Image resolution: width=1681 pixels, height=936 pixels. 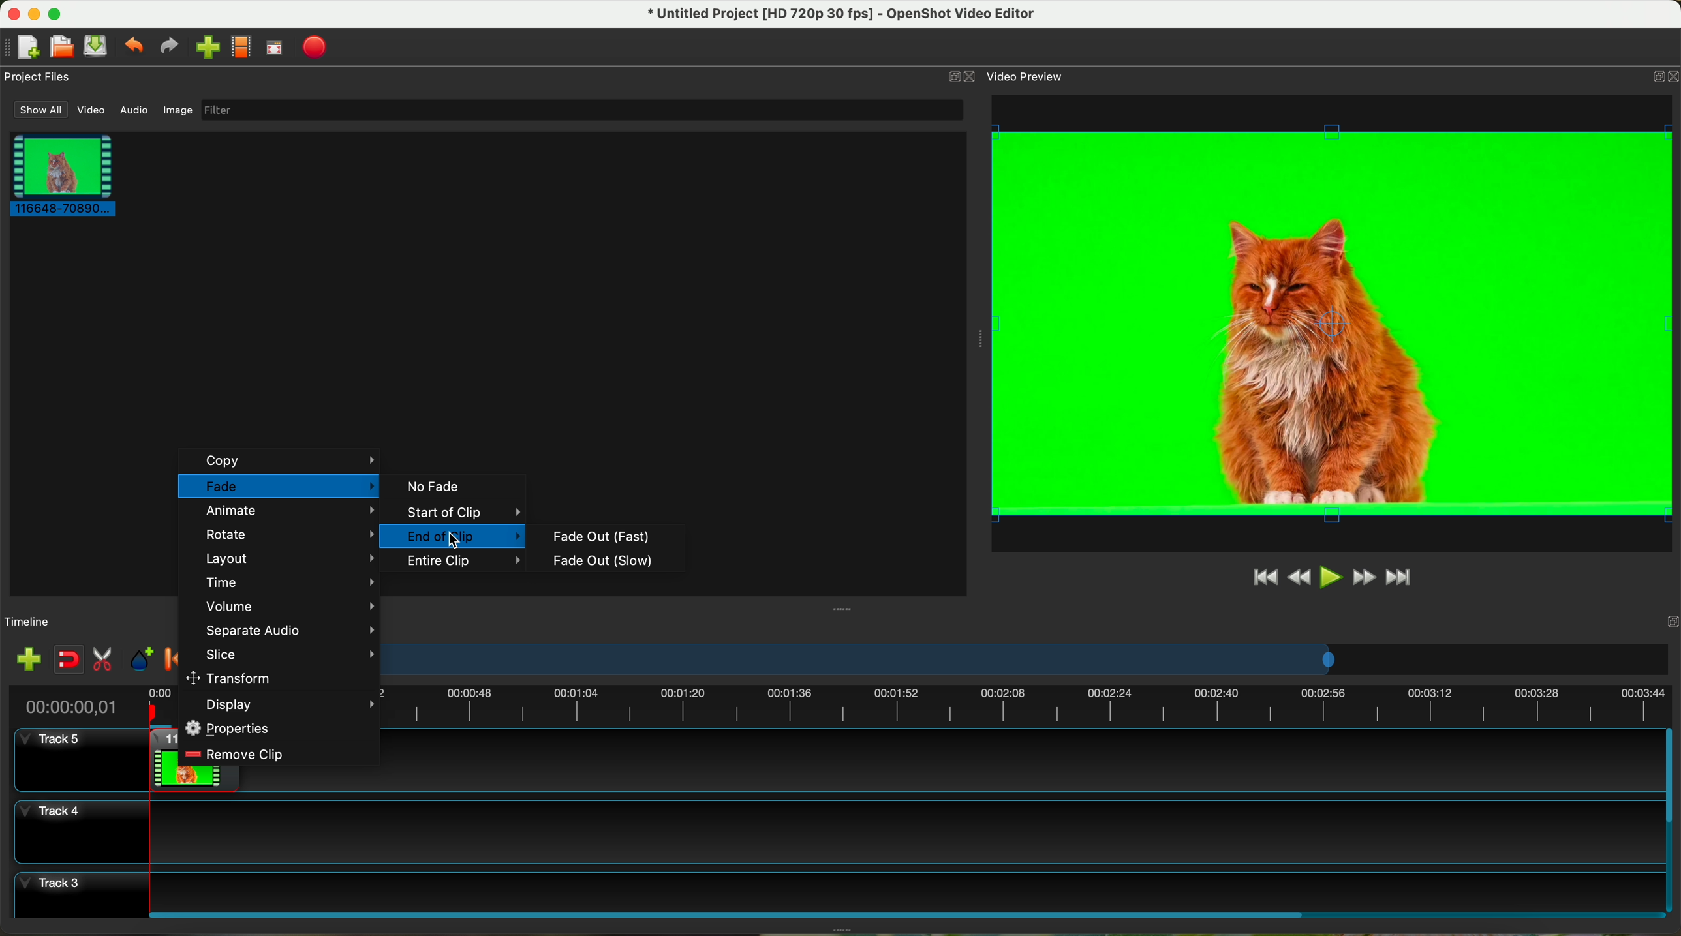 What do you see at coordinates (232, 677) in the screenshot?
I see `transform` at bounding box center [232, 677].